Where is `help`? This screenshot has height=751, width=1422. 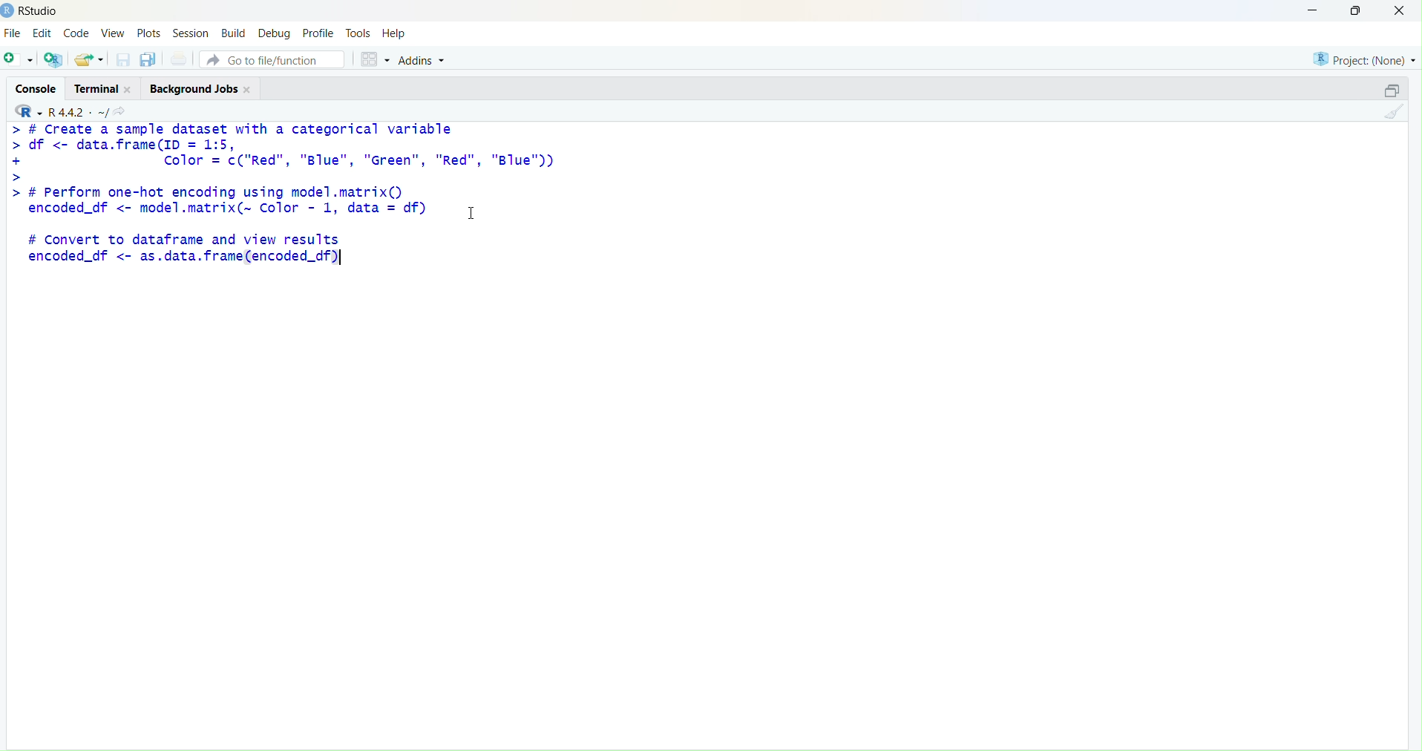 help is located at coordinates (394, 33).